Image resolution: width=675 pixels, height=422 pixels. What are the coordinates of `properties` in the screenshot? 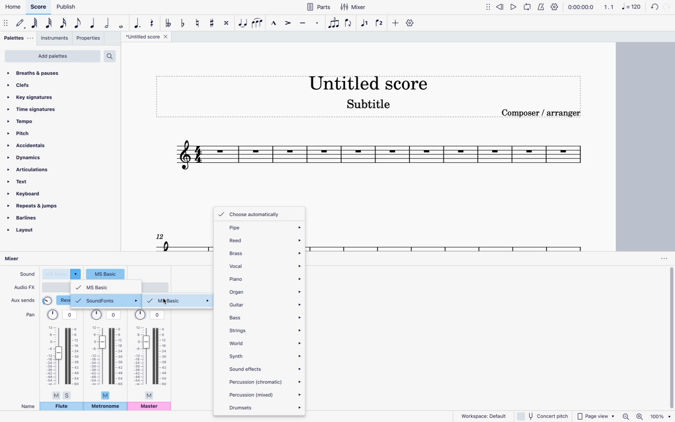 It's located at (89, 39).